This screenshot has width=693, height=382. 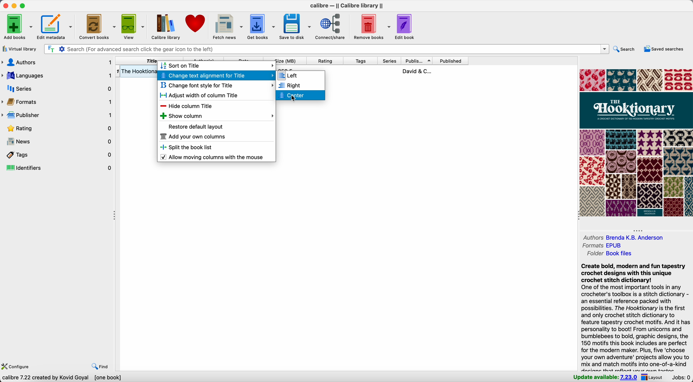 I want to click on series, so click(x=58, y=88).